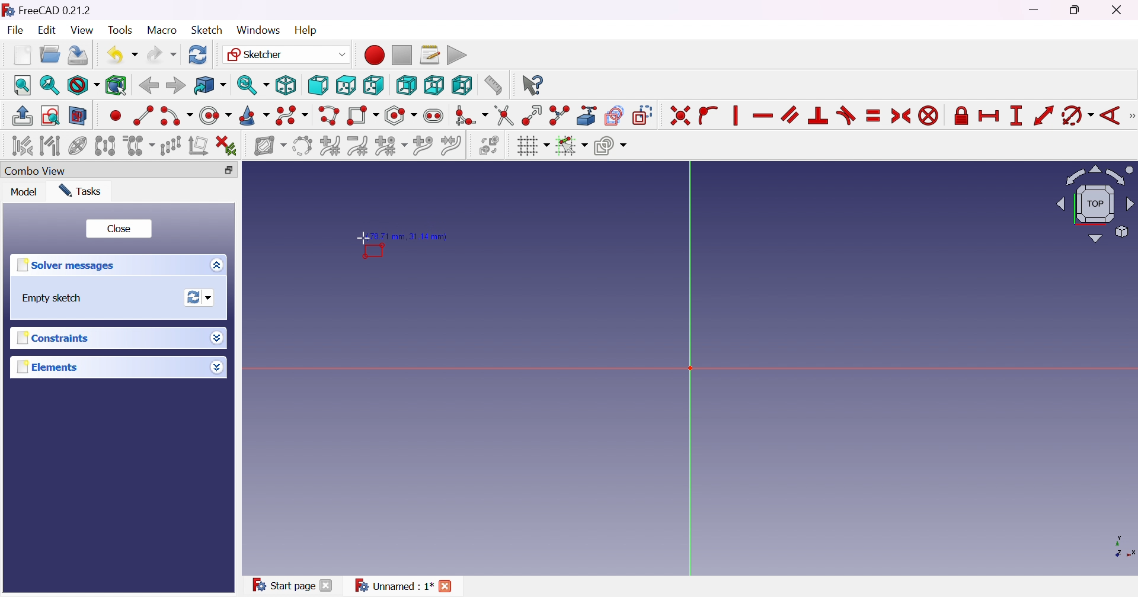 The image size is (1138, 597). What do you see at coordinates (458, 54) in the screenshot?
I see `Execute macro` at bounding box center [458, 54].